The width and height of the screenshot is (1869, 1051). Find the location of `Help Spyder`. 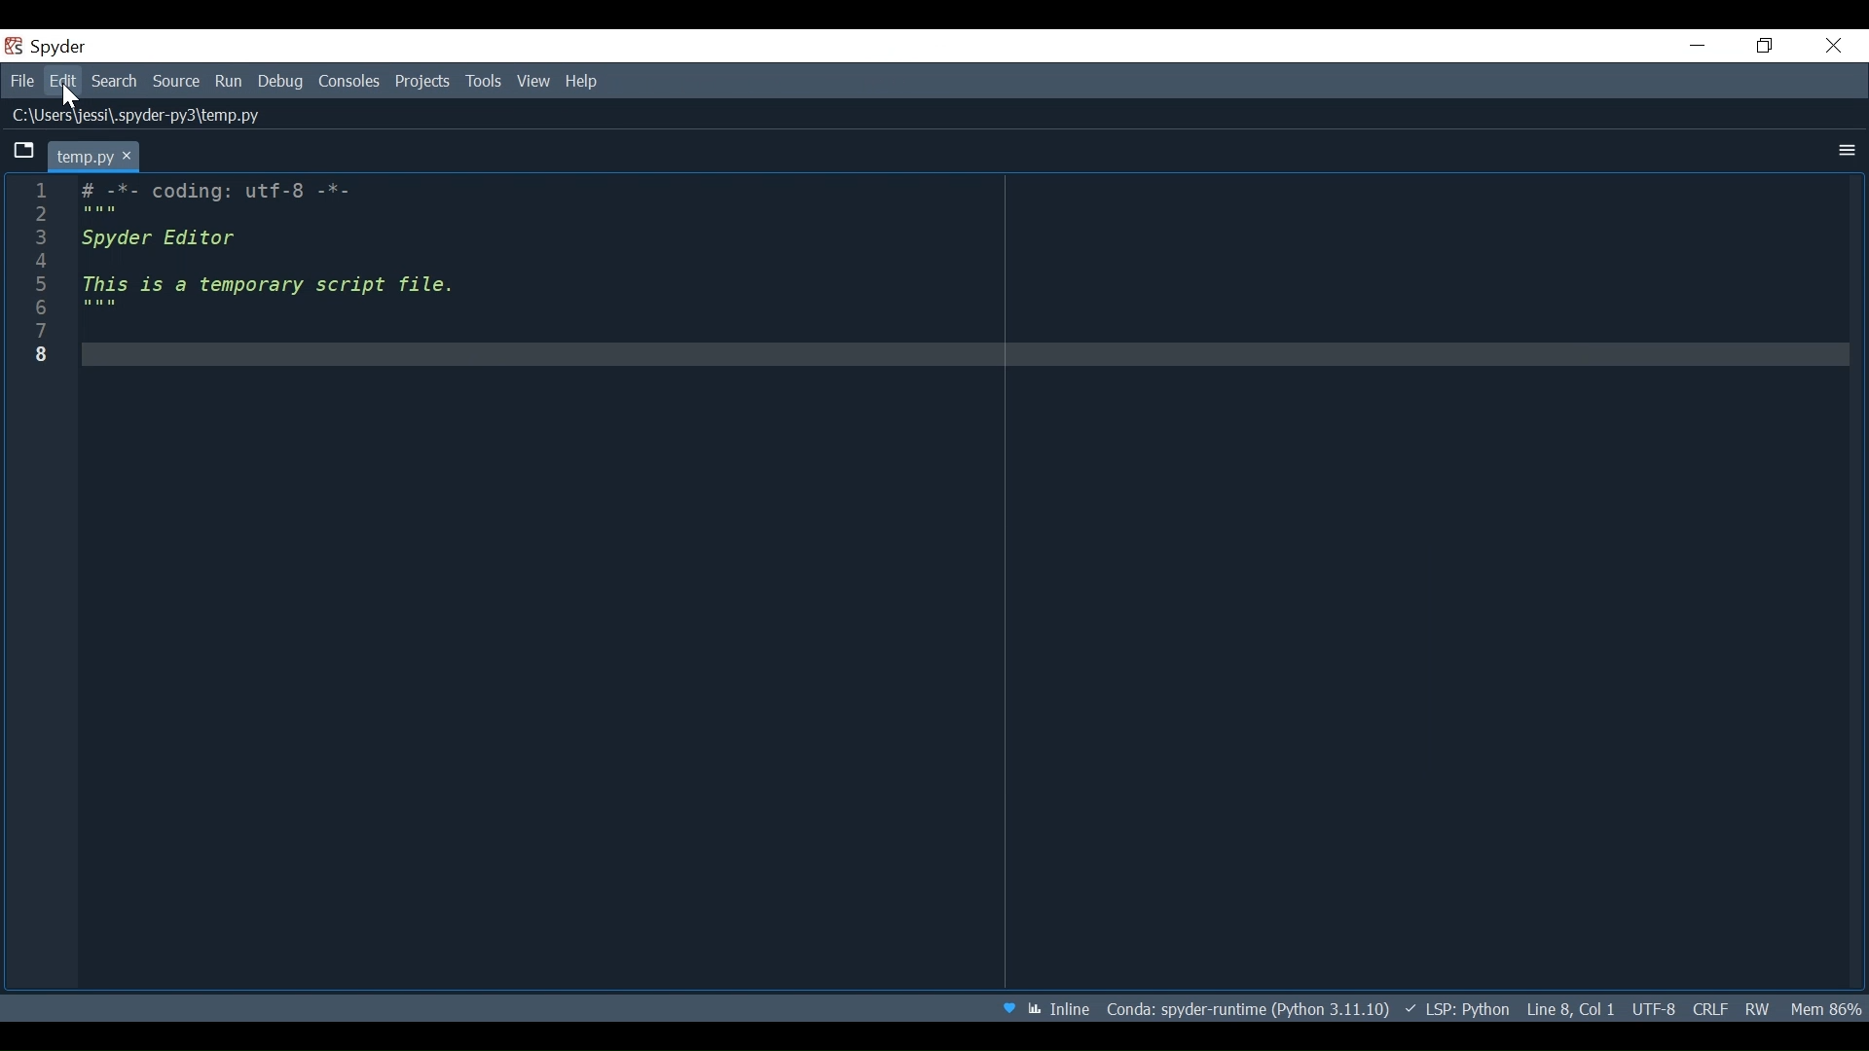

Help Spyder is located at coordinates (1011, 1005).